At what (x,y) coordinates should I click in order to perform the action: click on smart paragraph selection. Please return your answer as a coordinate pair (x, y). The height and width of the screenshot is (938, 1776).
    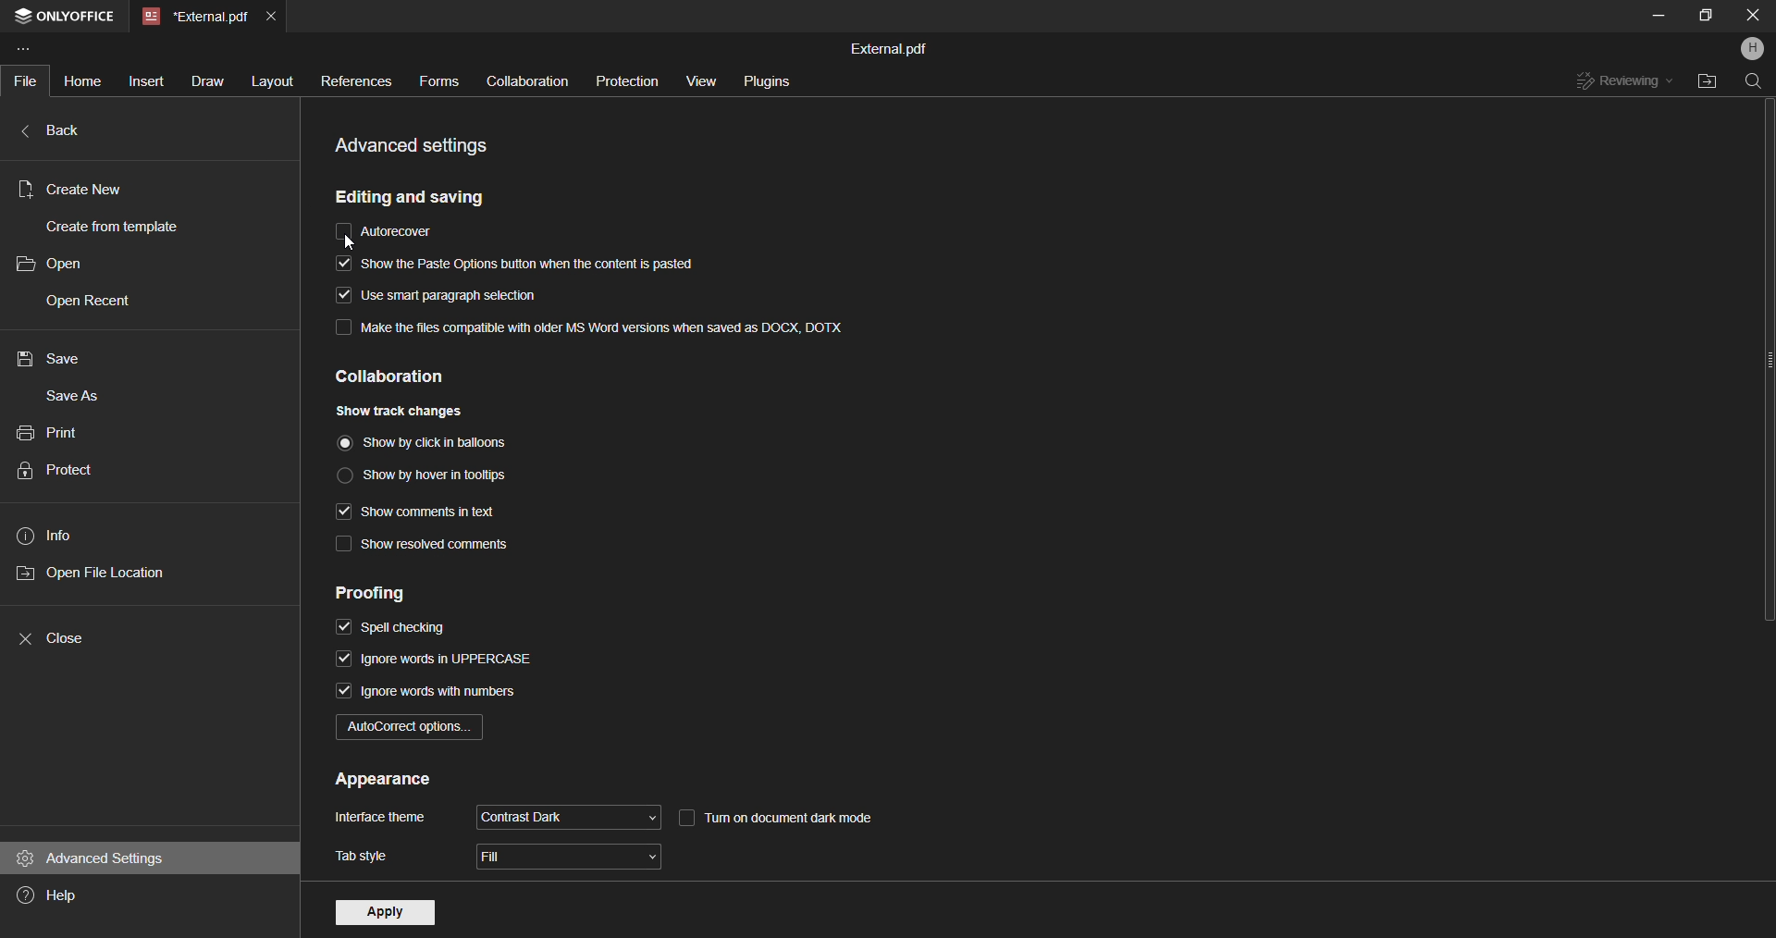
    Looking at the image, I should click on (431, 294).